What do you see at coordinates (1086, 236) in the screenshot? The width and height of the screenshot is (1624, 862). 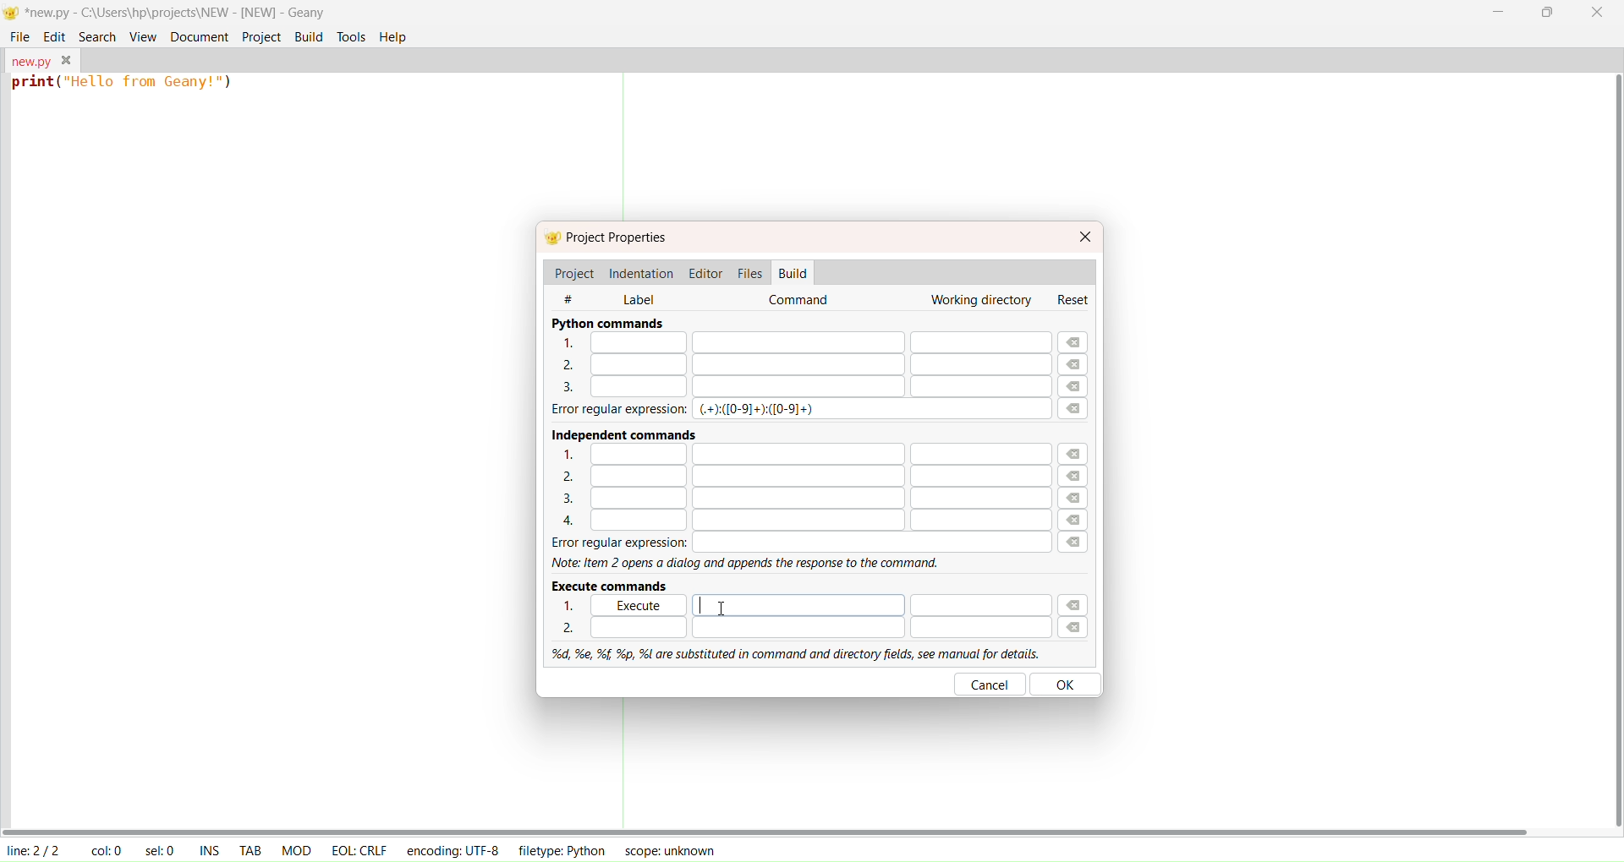 I see `close dialog` at bounding box center [1086, 236].